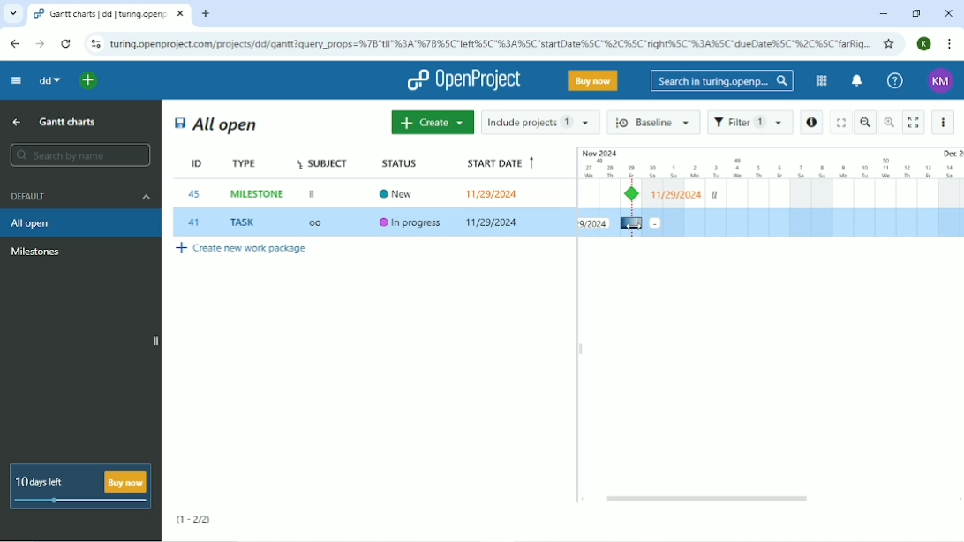 Image resolution: width=964 pixels, height=542 pixels. Describe the element at coordinates (811, 123) in the screenshot. I see `Open details view` at that location.